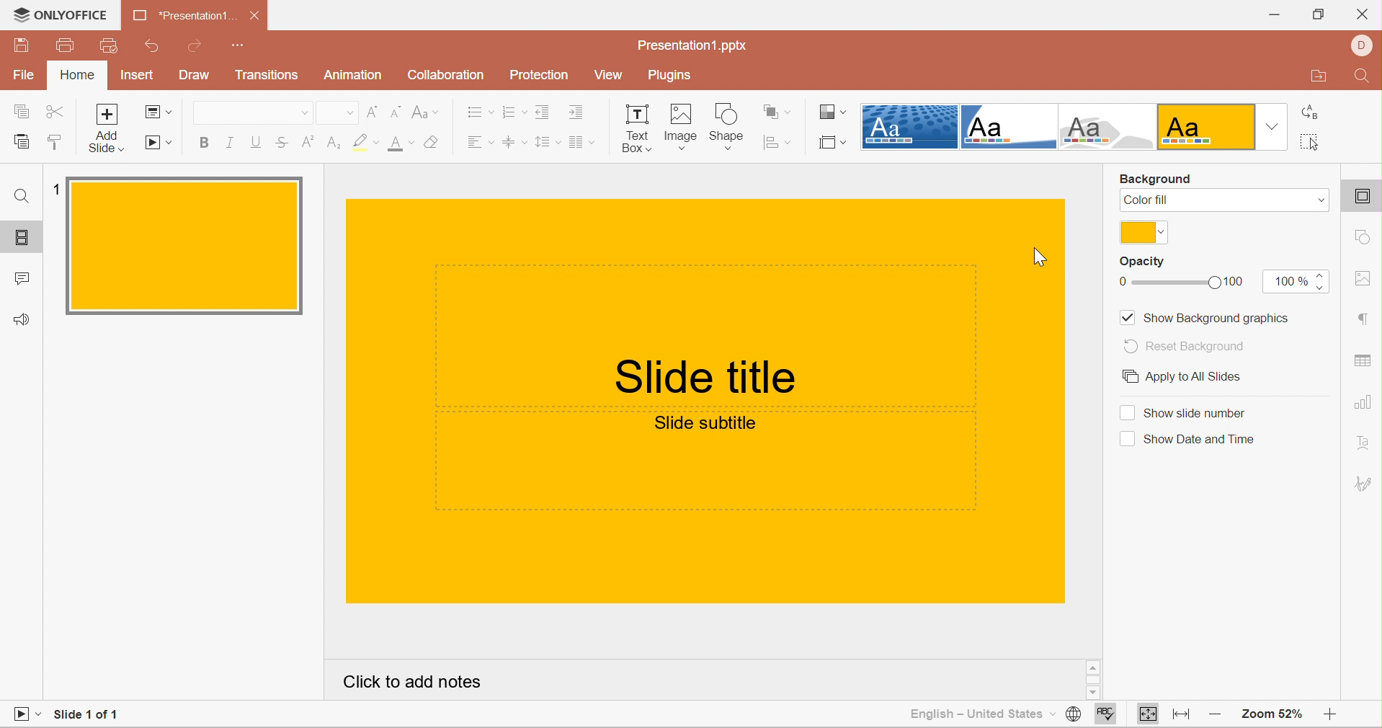  Describe the element at coordinates (1149, 714) in the screenshot. I see `Fit to slide` at that location.